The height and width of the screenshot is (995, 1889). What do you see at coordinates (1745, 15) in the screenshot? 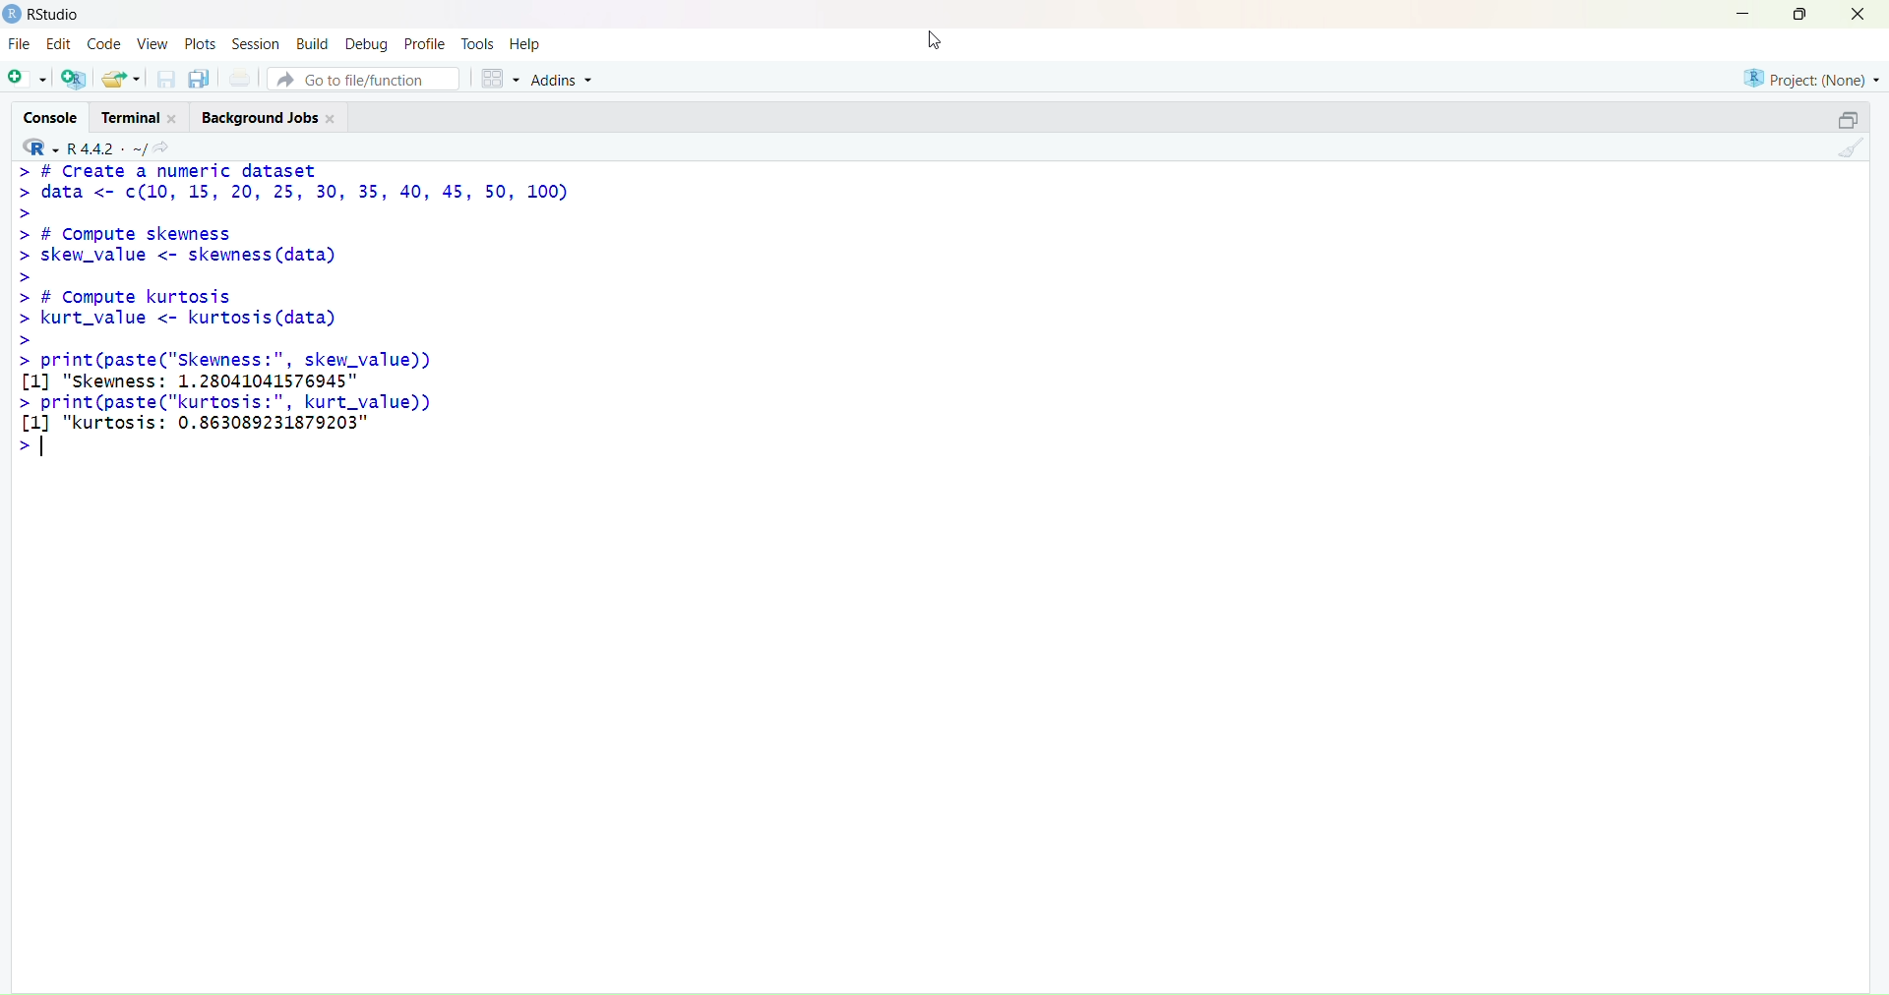
I see `Minimize` at bounding box center [1745, 15].